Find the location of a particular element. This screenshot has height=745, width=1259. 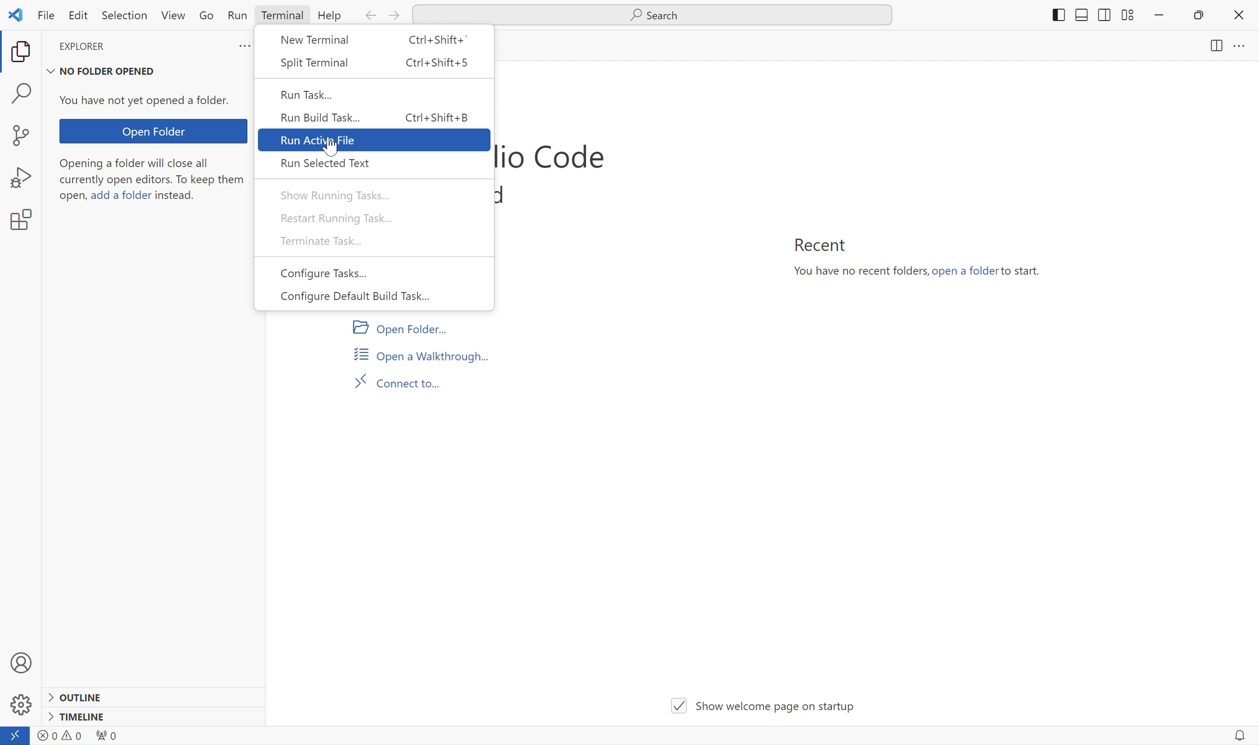

Open a walkthrough is located at coordinates (422, 352).